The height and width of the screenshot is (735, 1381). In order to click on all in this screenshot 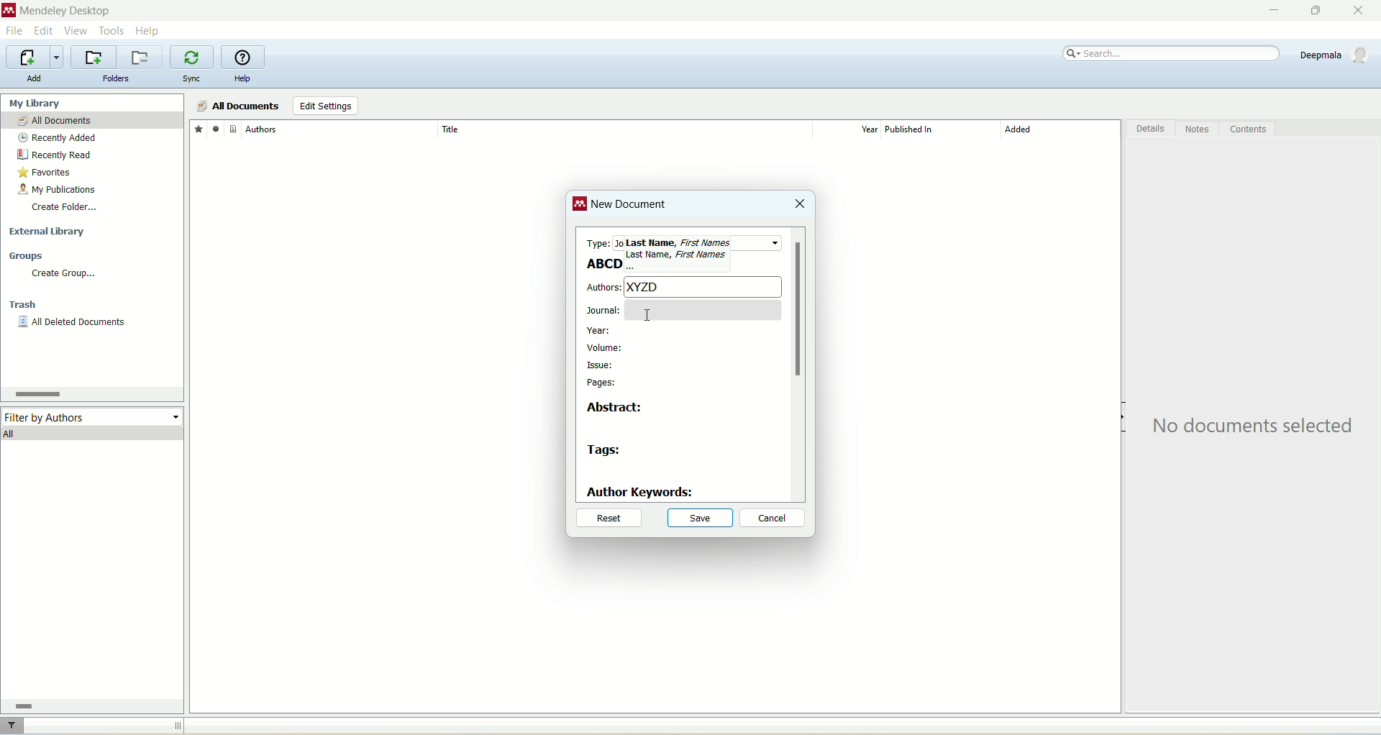, I will do `click(94, 433)`.